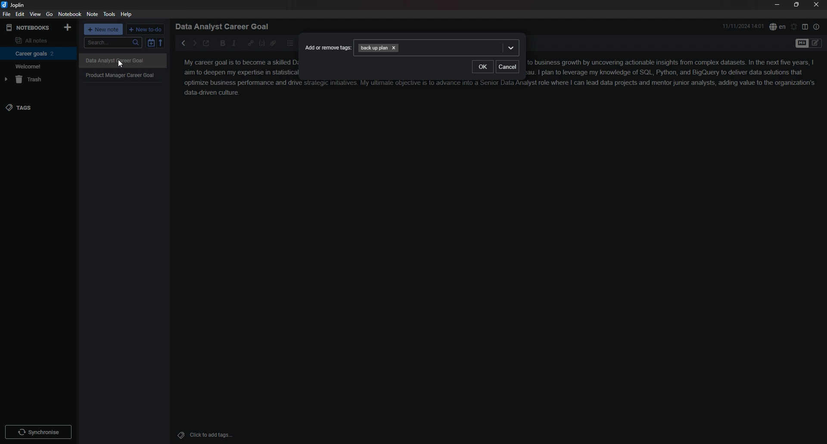  I want to click on Welcome!, so click(36, 66).